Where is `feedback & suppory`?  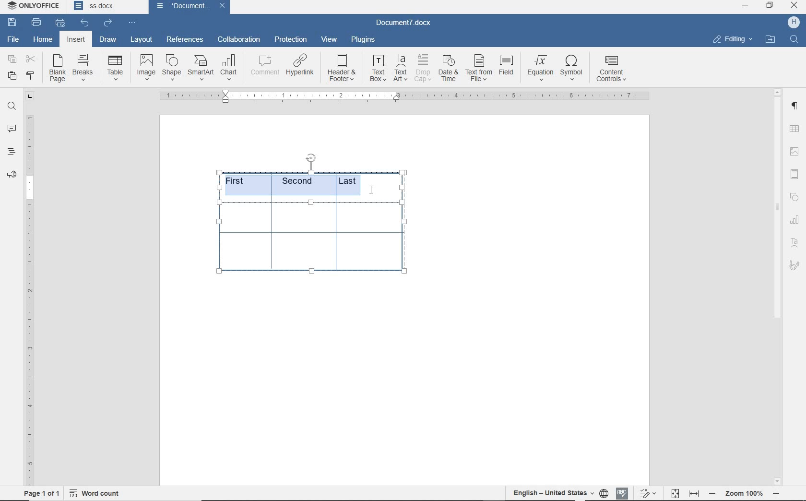 feedback & suppory is located at coordinates (12, 176).